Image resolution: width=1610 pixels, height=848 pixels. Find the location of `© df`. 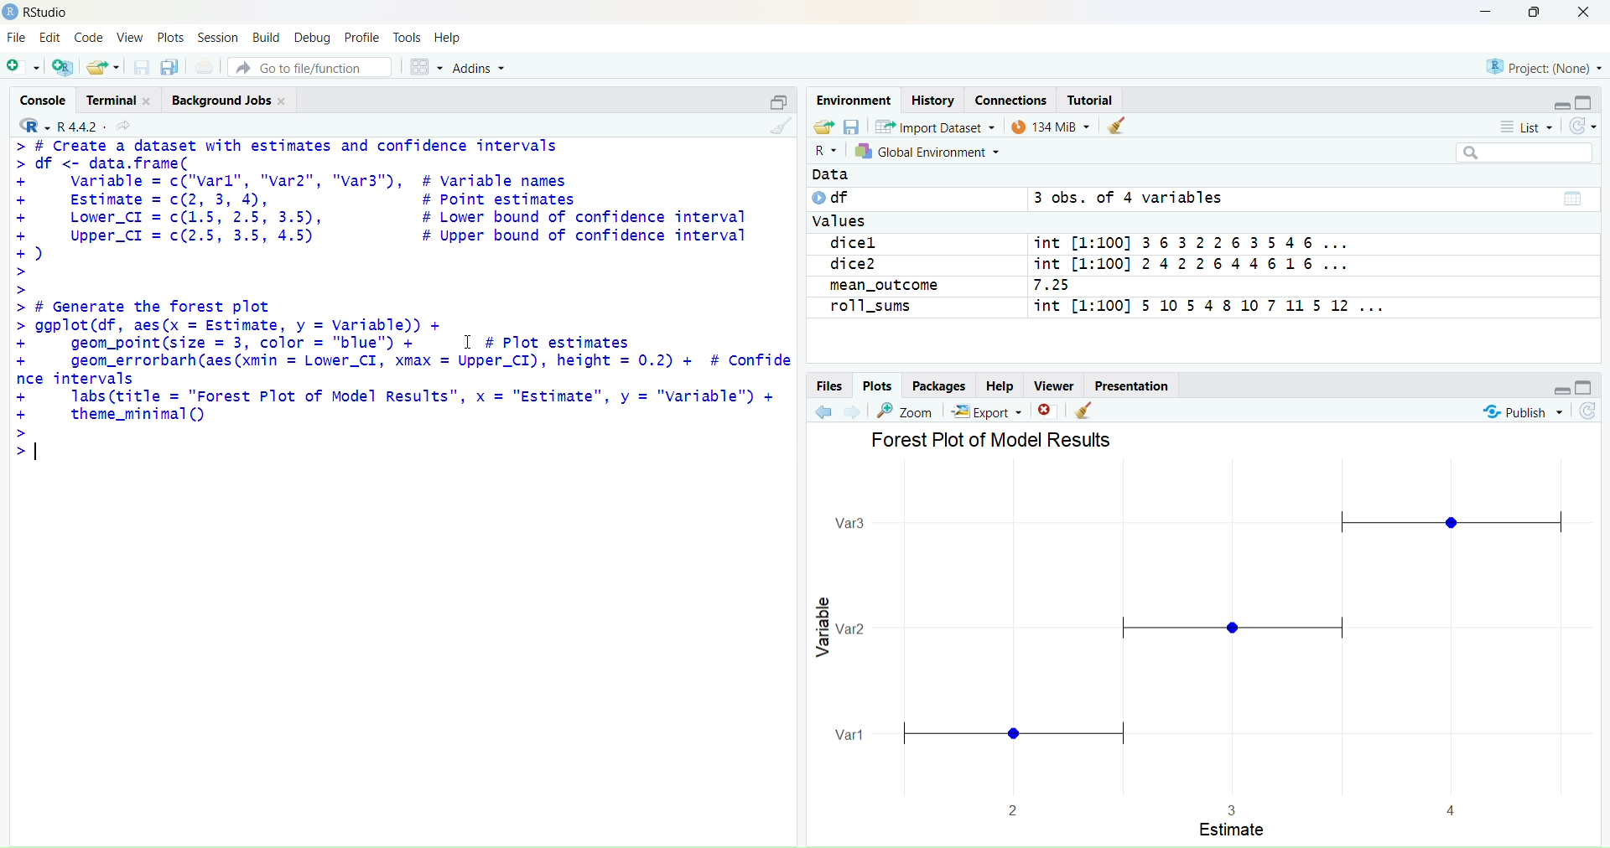

© df is located at coordinates (833, 198).